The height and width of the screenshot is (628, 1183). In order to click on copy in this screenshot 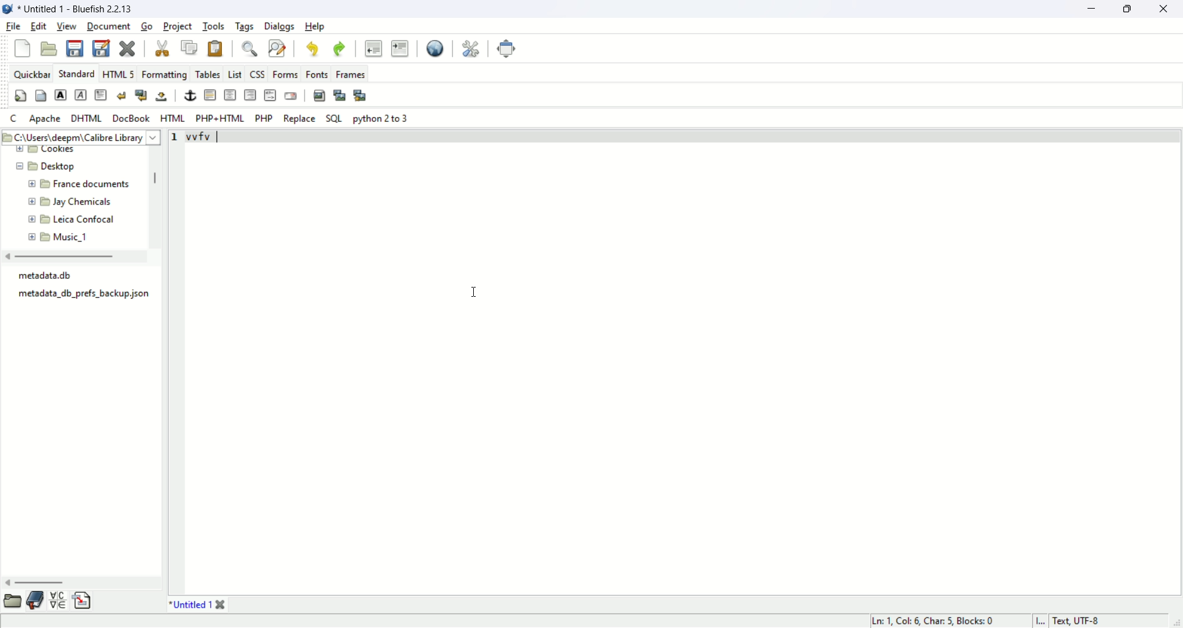, I will do `click(189, 47)`.